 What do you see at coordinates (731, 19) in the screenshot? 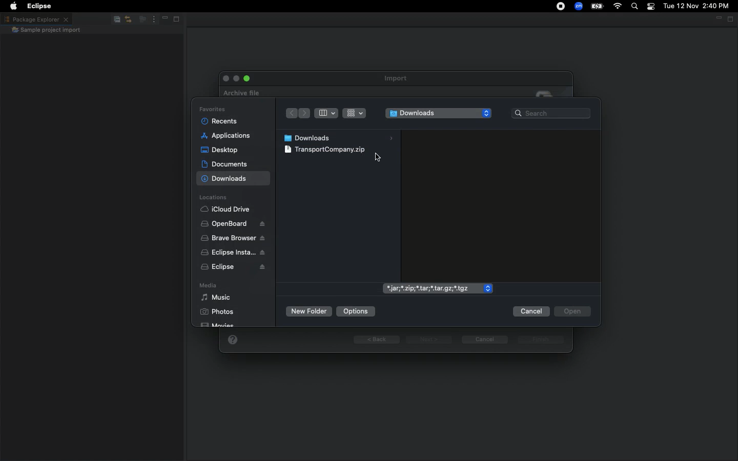
I see `Maximize` at bounding box center [731, 19].